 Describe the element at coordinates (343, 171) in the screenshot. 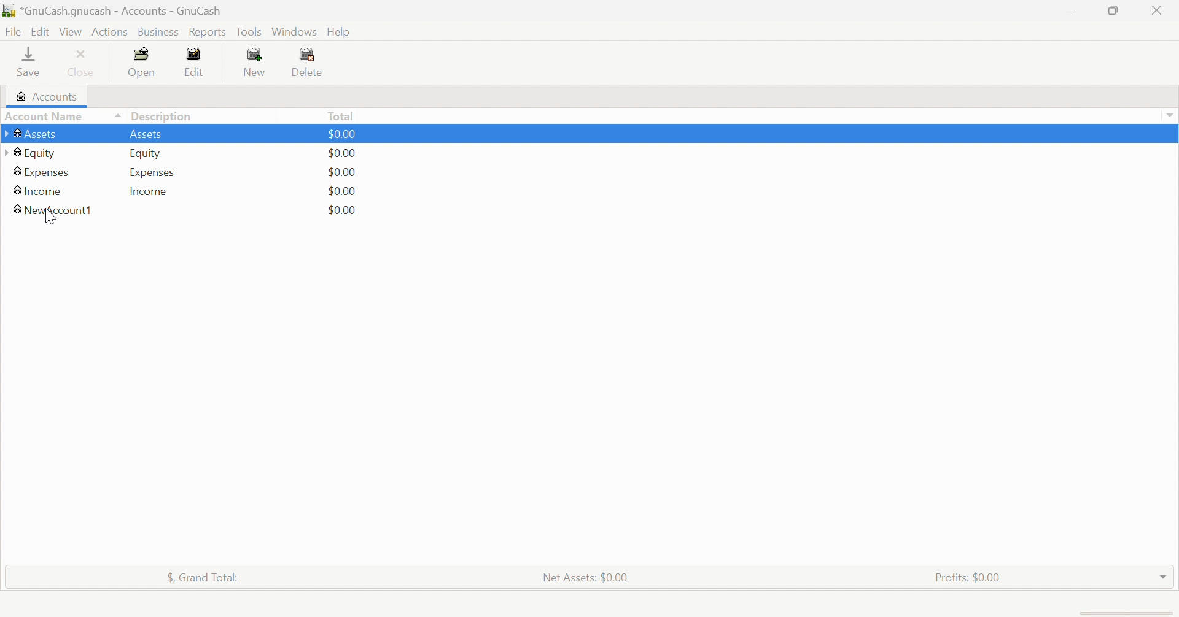

I see `$0.00` at that location.